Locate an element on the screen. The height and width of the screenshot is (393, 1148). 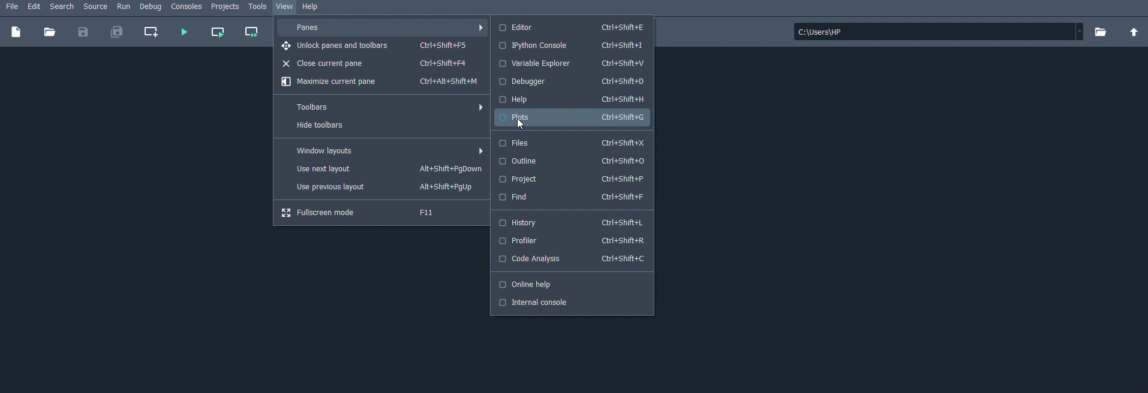
Editor is located at coordinates (575, 29).